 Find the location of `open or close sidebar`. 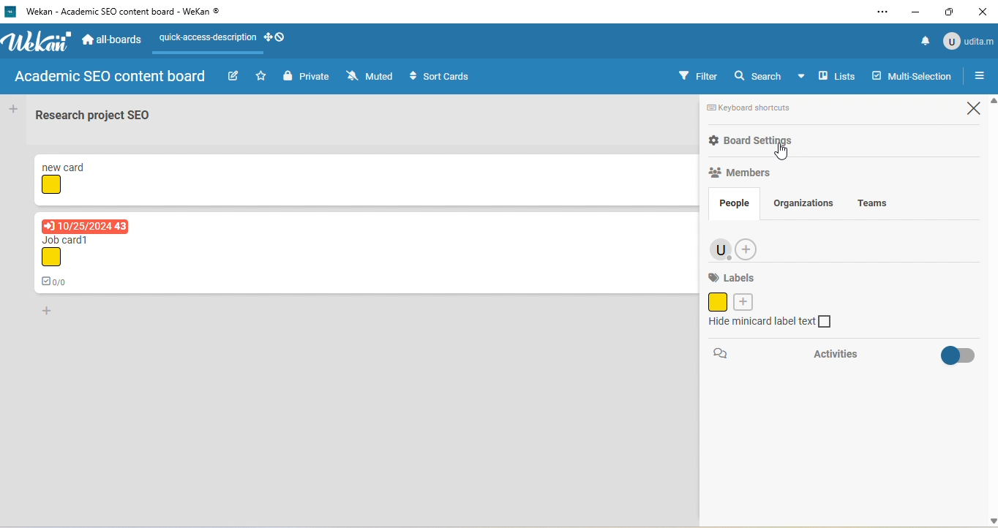

open or close sidebar is located at coordinates (978, 76).